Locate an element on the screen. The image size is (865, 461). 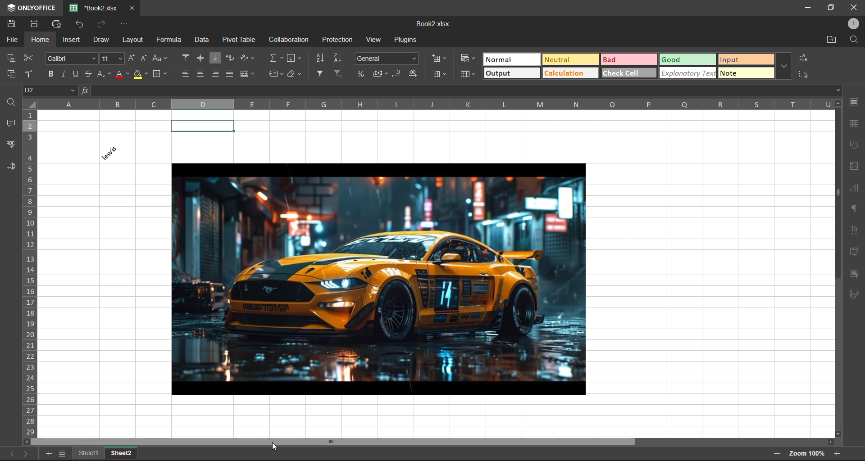
insert cells is located at coordinates (439, 59).